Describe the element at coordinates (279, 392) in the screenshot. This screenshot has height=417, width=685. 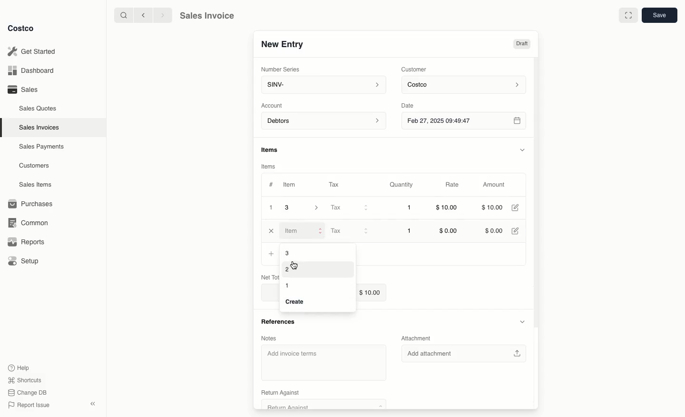
I see `‘Return Against` at that location.